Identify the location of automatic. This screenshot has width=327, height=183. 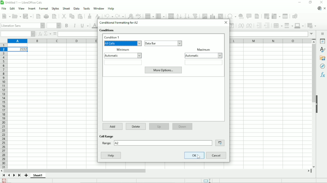
(204, 55).